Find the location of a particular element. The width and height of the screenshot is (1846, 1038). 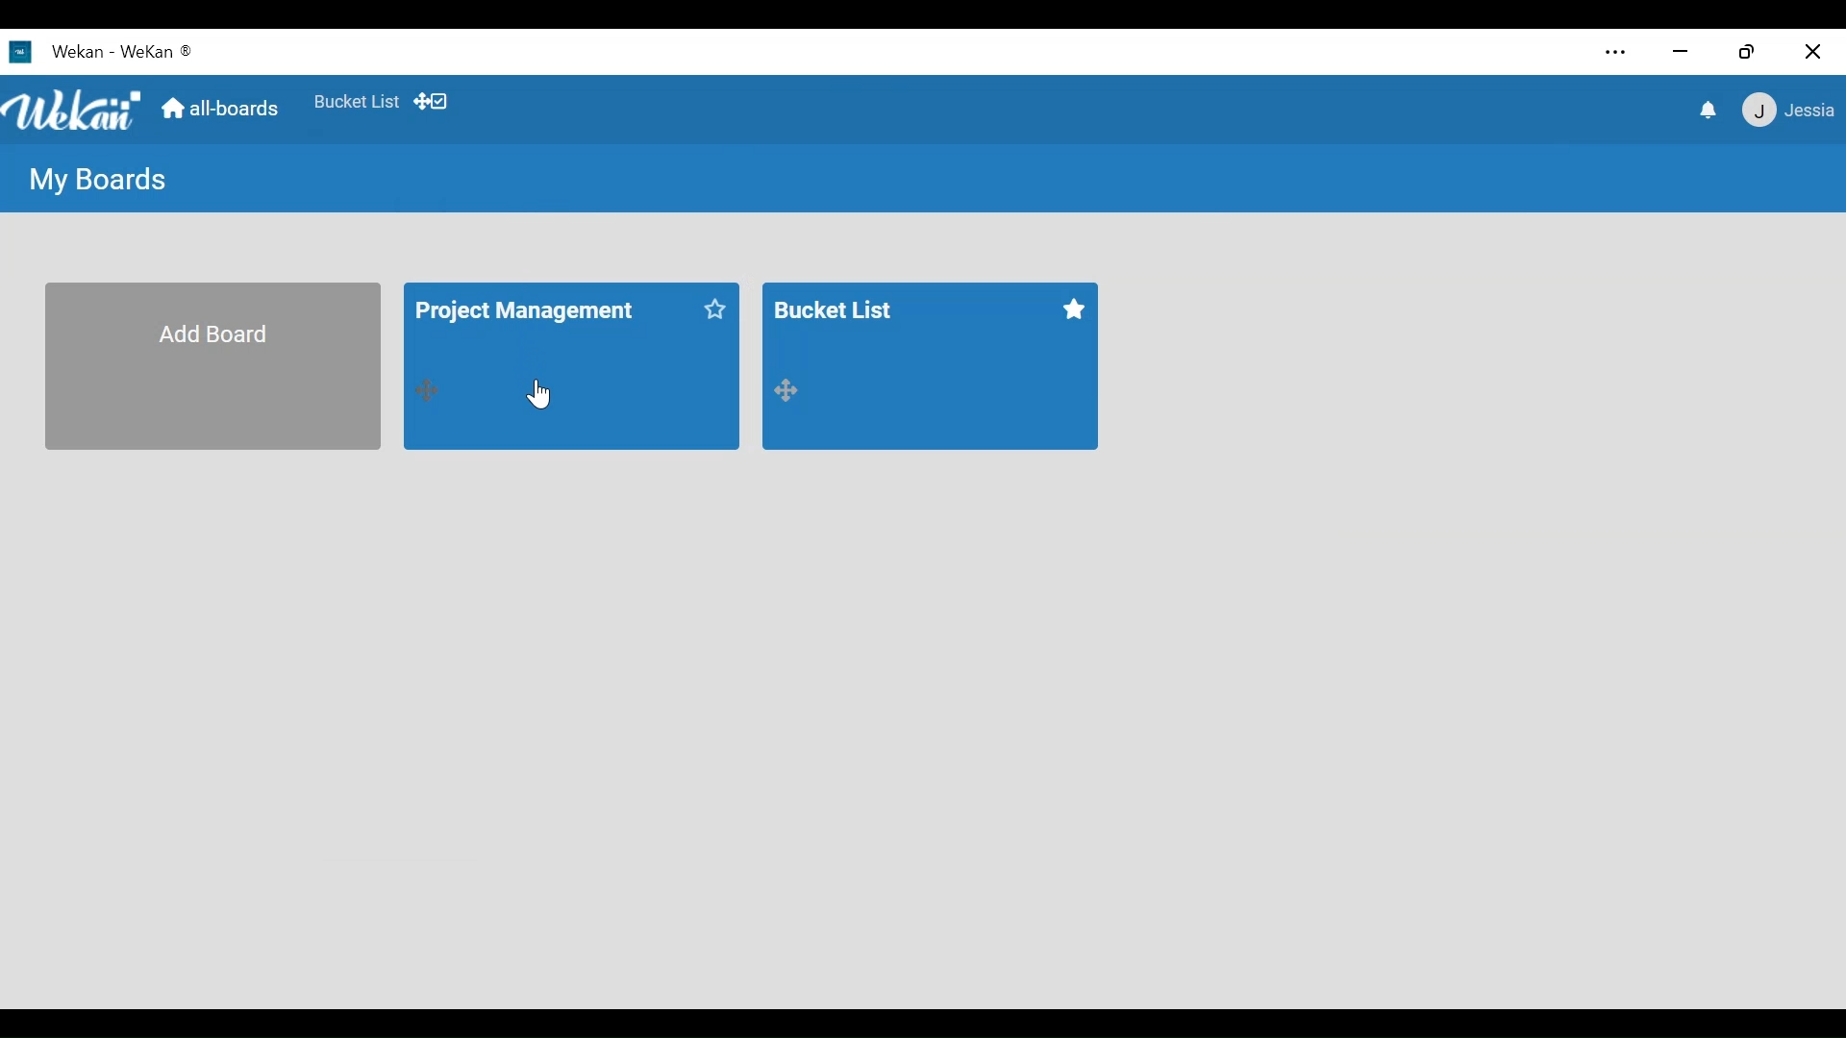

notifications is located at coordinates (1707, 110).